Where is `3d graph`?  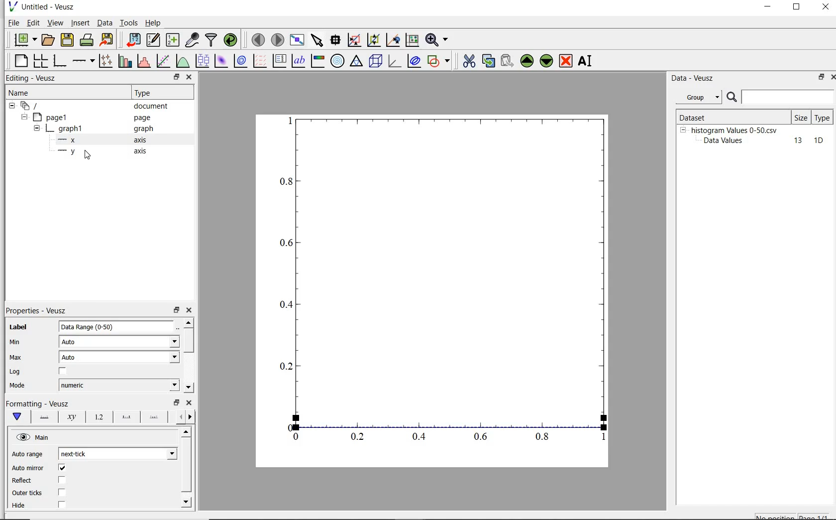
3d graph is located at coordinates (394, 61).